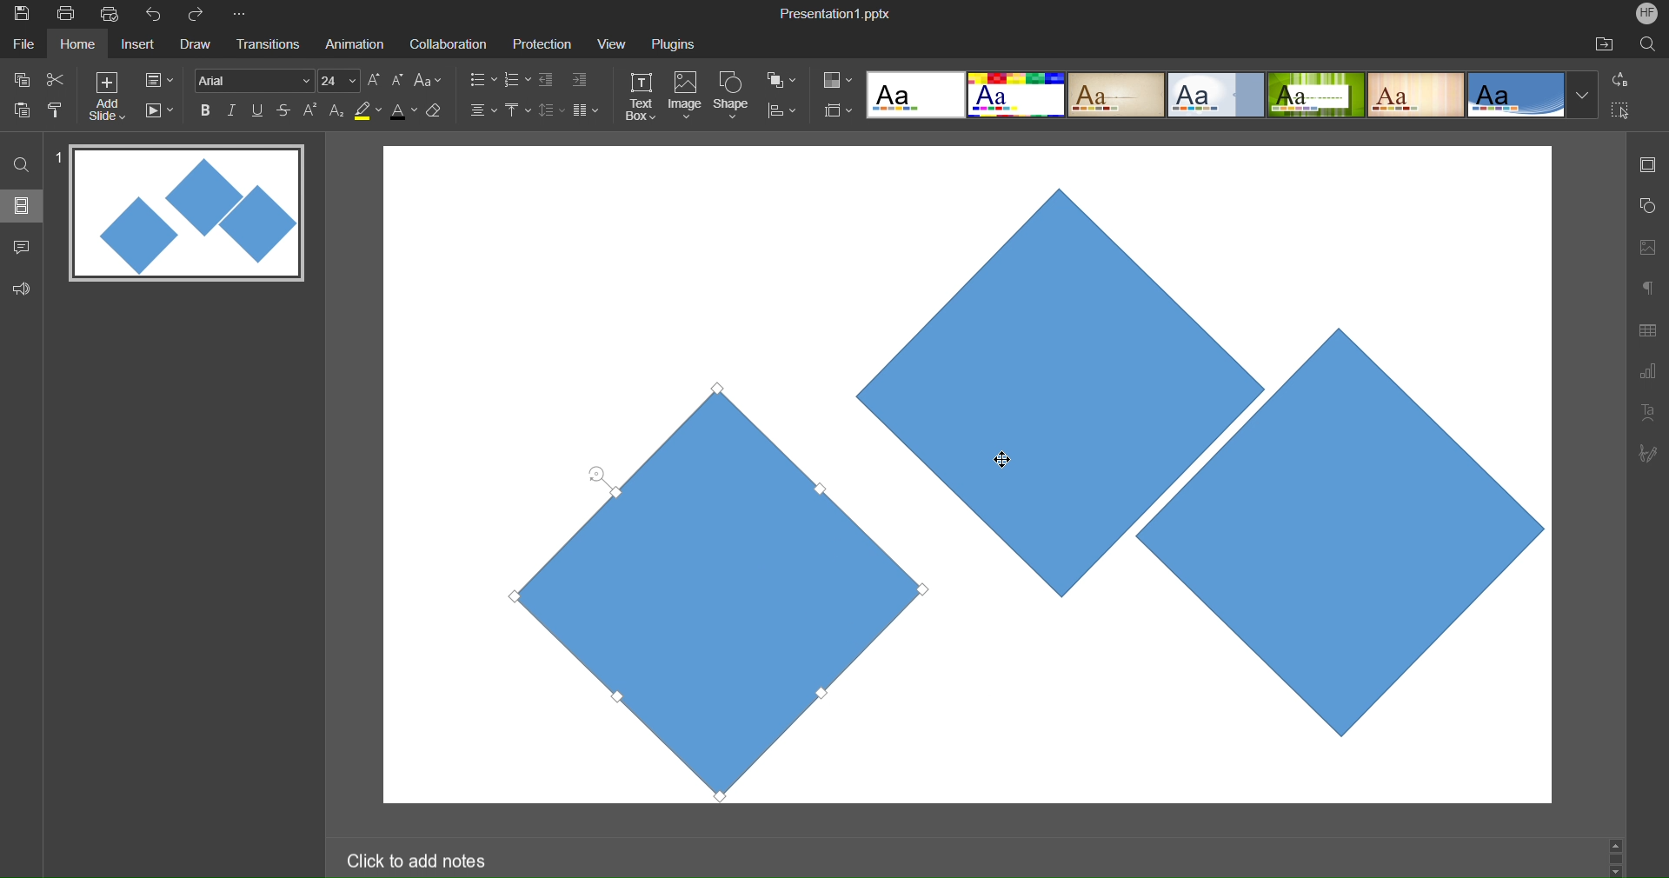  What do you see at coordinates (158, 111) in the screenshot?
I see `Playback` at bounding box center [158, 111].